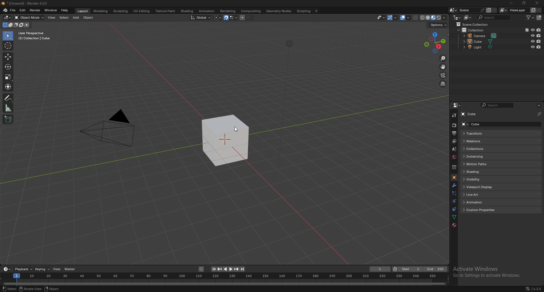 This screenshot has height=292, width=544. I want to click on search, so click(499, 105).